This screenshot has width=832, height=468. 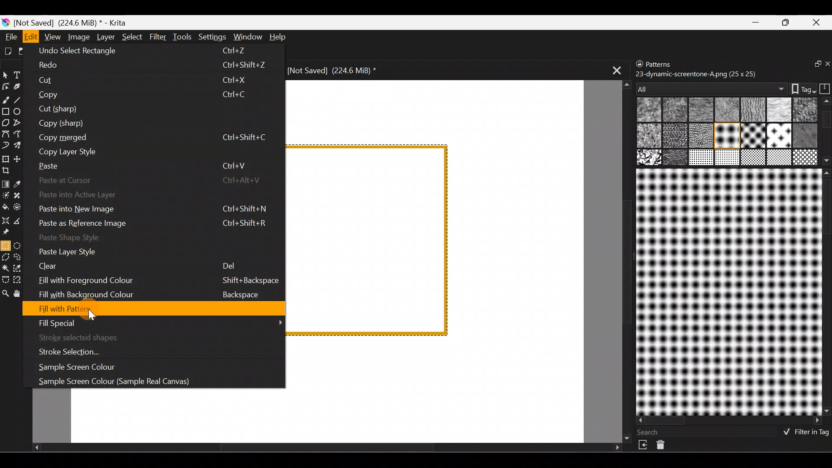 What do you see at coordinates (156, 139) in the screenshot?
I see `Copy merged` at bounding box center [156, 139].